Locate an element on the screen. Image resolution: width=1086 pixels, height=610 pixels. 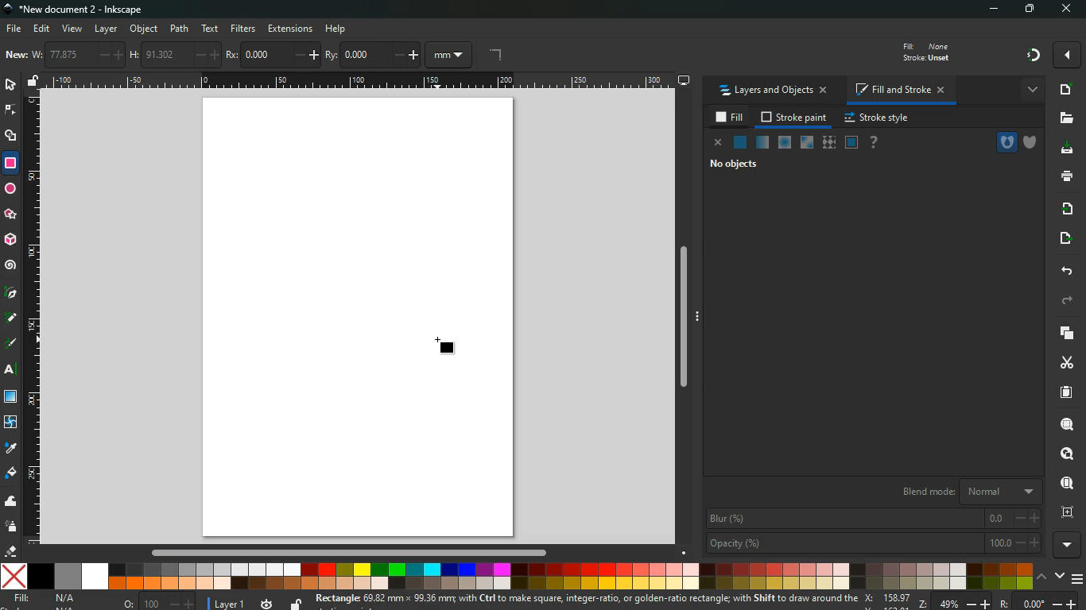
scroll bar is located at coordinates (345, 553).